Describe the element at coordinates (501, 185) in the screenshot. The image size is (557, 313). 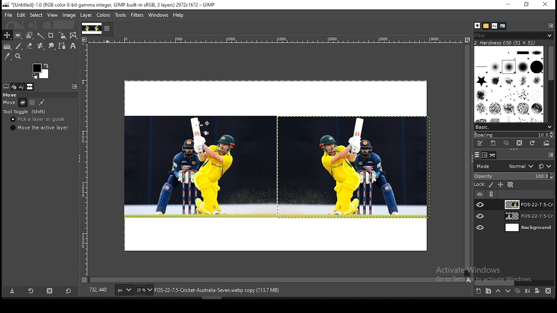
I see `lock size and position` at that location.